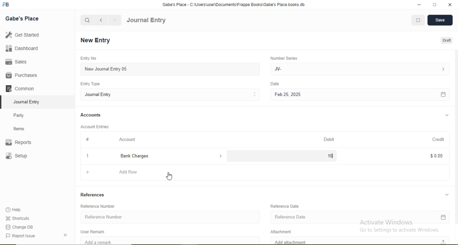 This screenshot has width=458, height=245. Describe the element at coordinates (91, 115) in the screenshot. I see `Accounts.` at that location.